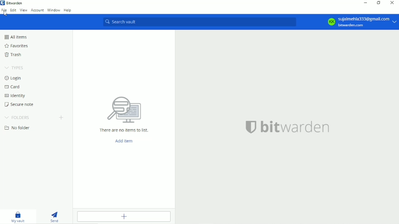  What do you see at coordinates (15, 67) in the screenshot?
I see `Types` at bounding box center [15, 67].